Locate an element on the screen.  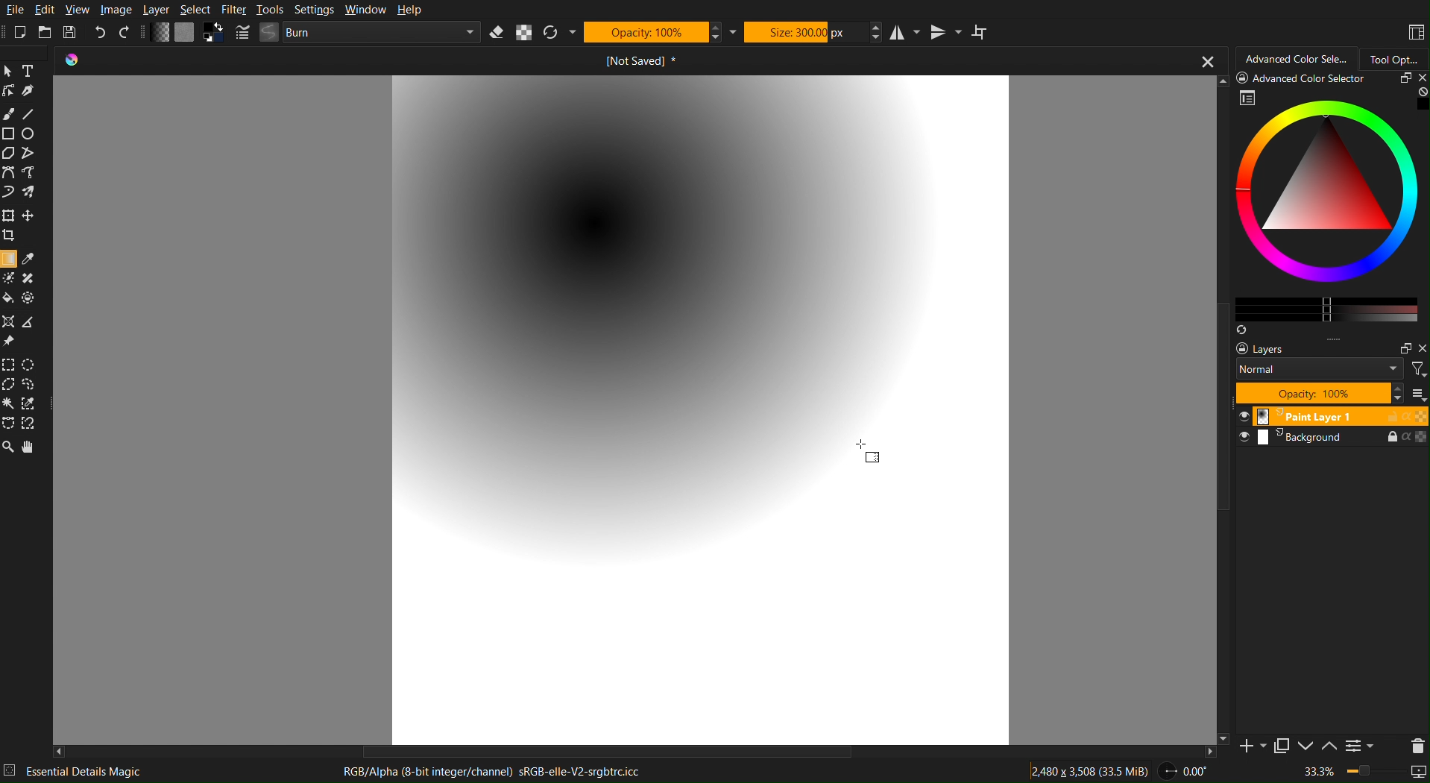
RGB/Alpha is located at coordinates (498, 772).